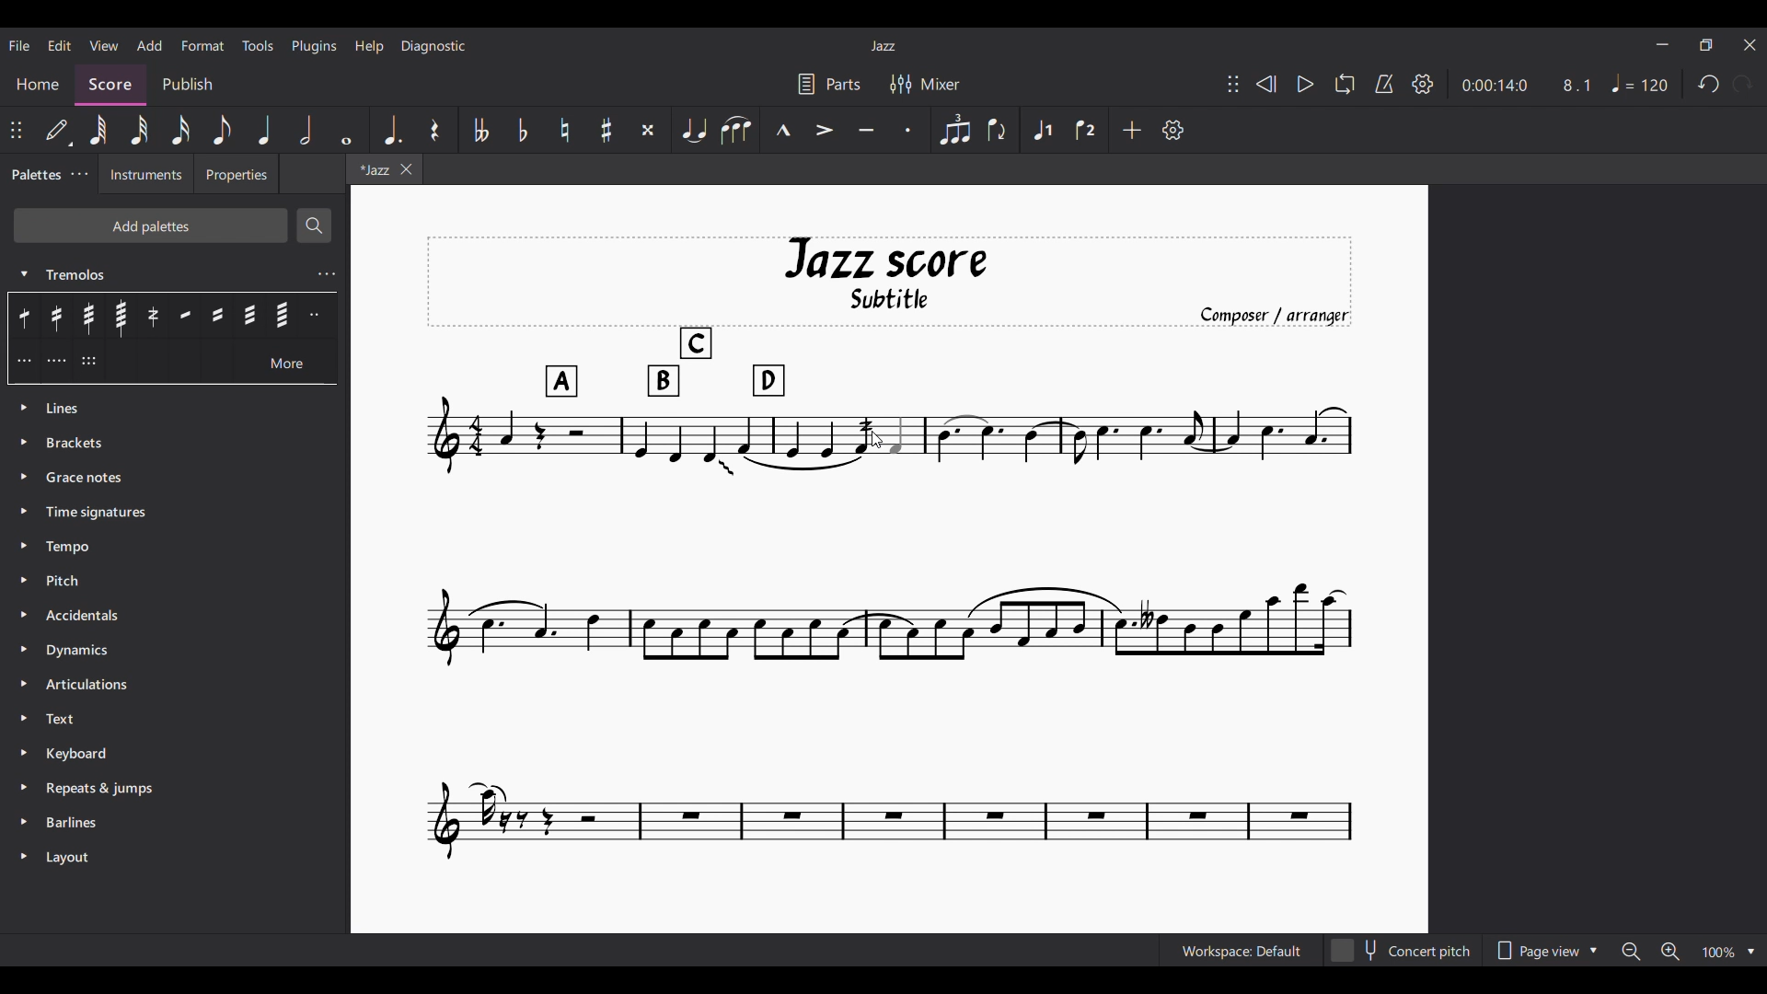  I want to click on Divide measured Tremolo by 6, so click(88, 361).